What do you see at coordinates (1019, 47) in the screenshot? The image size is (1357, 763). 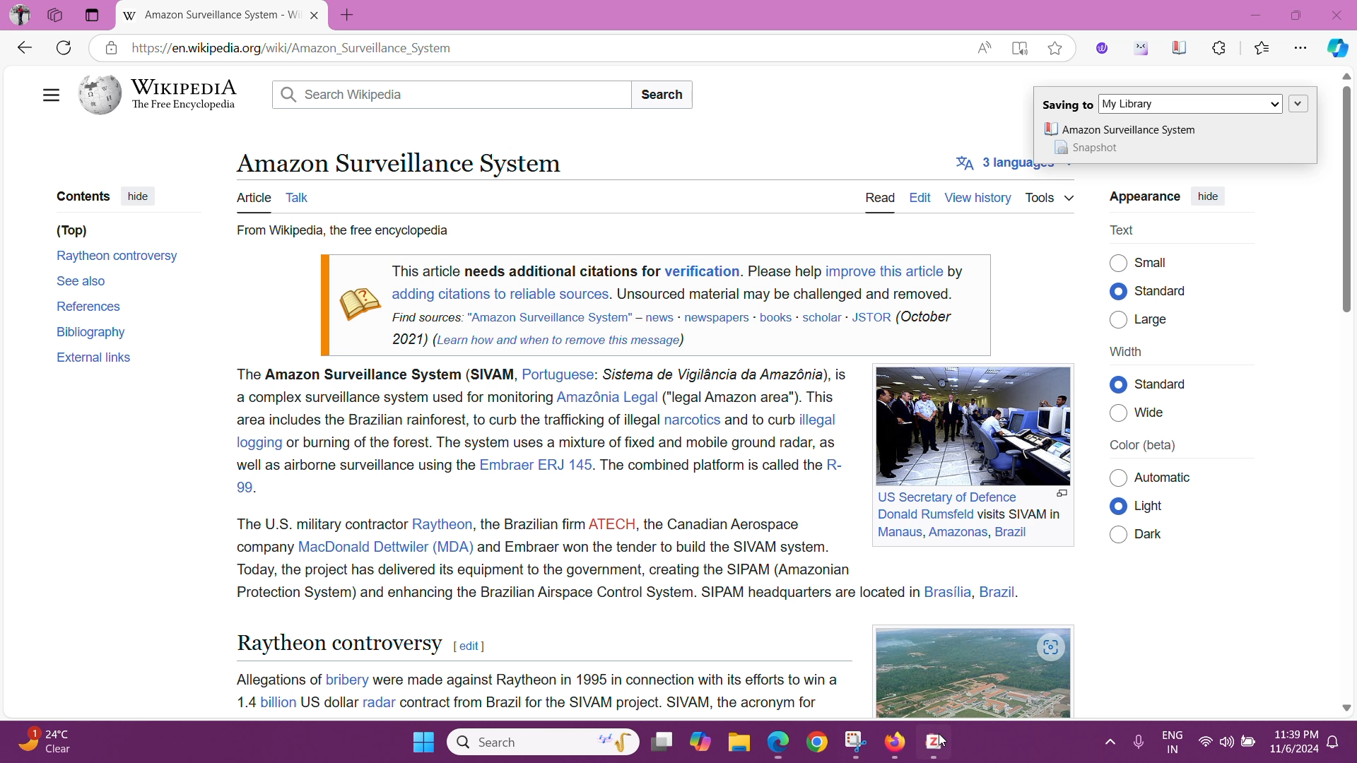 I see `Enter Immersive Reader` at bounding box center [1019, 47].